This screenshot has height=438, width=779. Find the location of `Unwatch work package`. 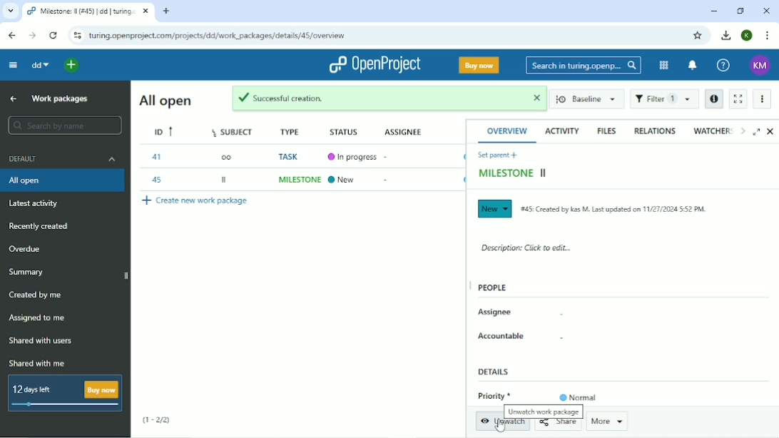

Unwatch work package is located at coordinates (542, 412).